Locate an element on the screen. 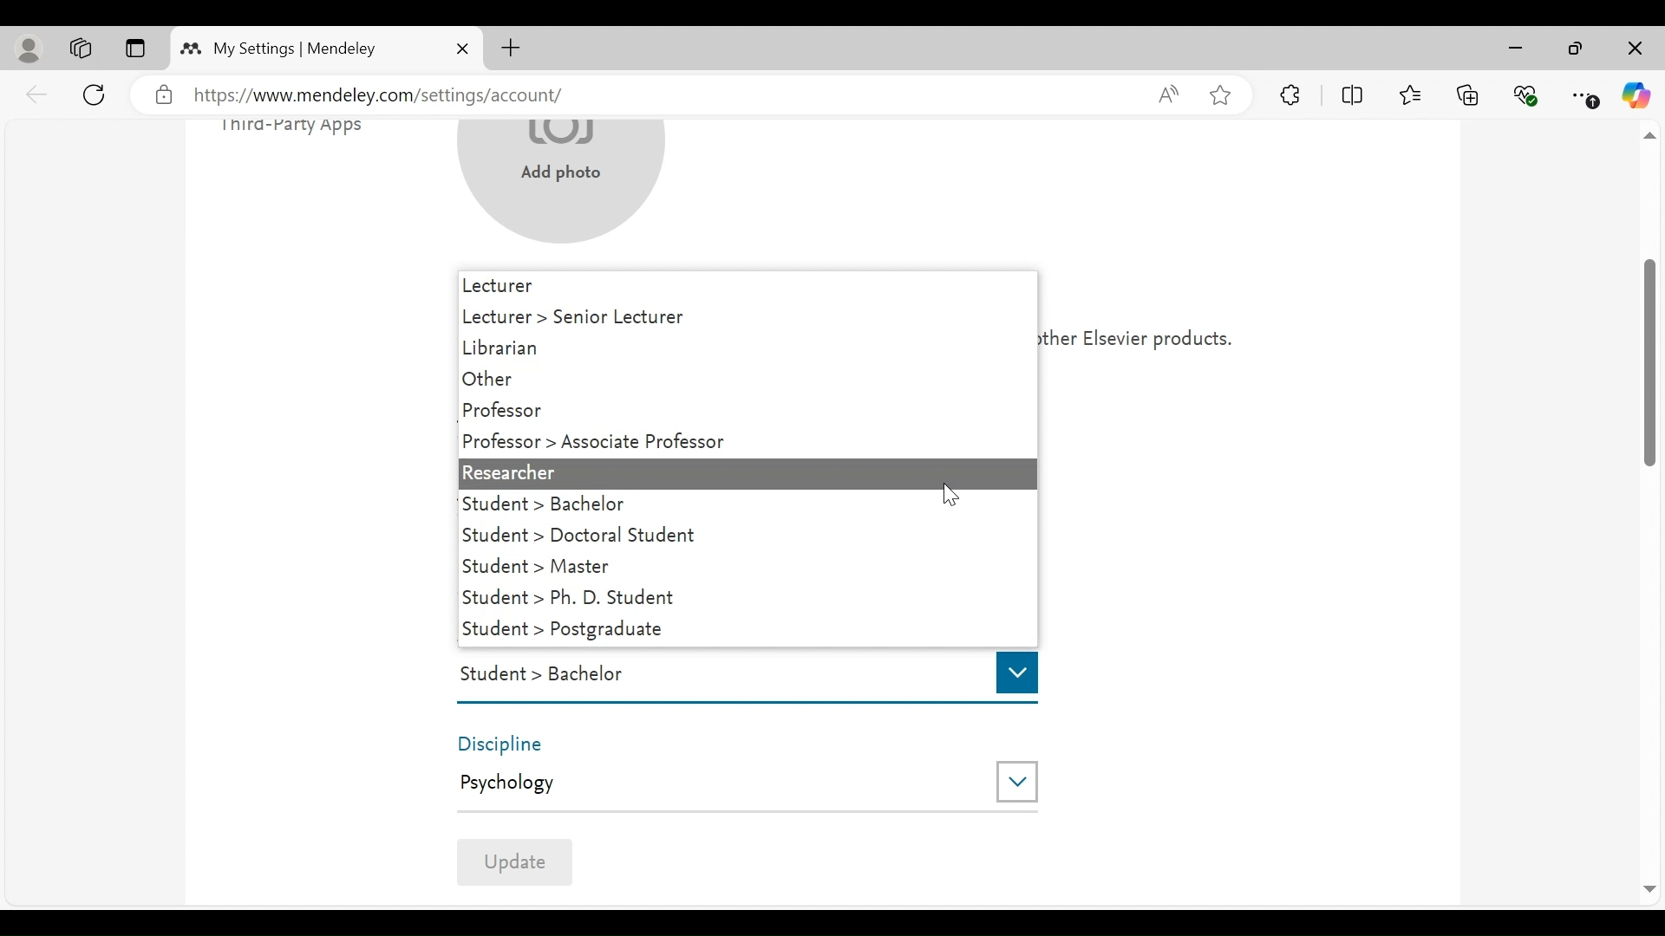 The width and height of the screenshot is (1665, 936). Researcher is located at coordinates (746, 474).